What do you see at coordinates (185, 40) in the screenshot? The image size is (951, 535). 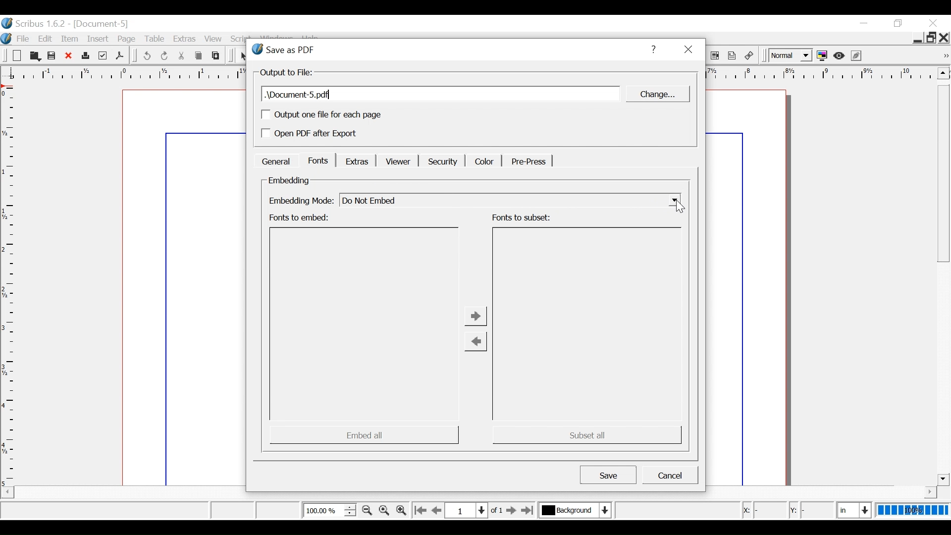 I see `Extras` at bounding box center [185, 40].